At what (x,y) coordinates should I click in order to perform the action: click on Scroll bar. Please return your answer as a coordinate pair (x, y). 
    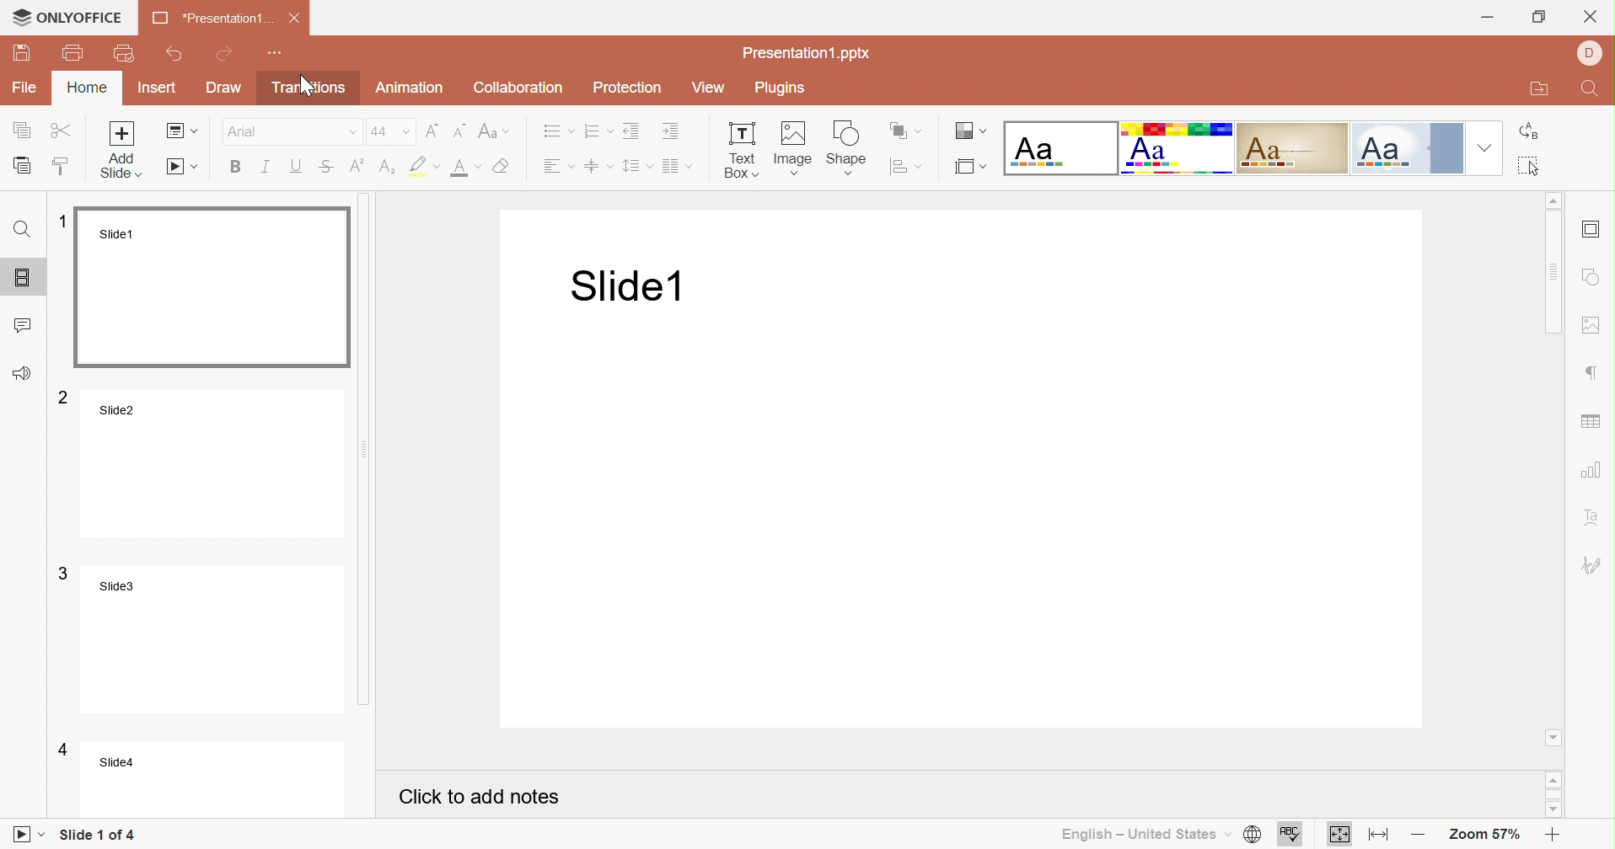
    Looking at the image, I should click on (1555, 465).